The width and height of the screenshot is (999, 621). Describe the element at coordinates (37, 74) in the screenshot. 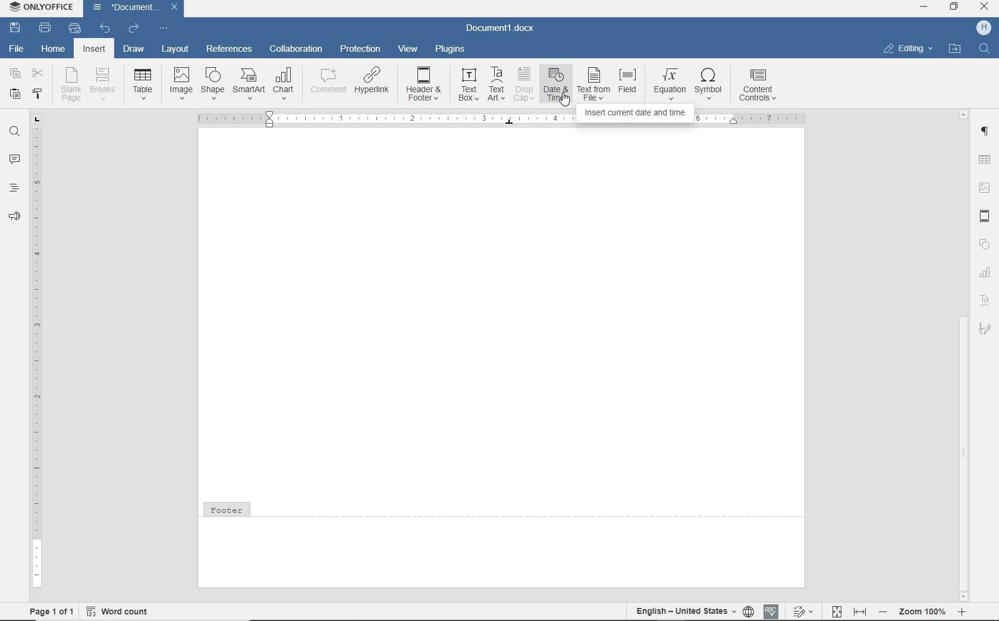

I see `cut` at that location.